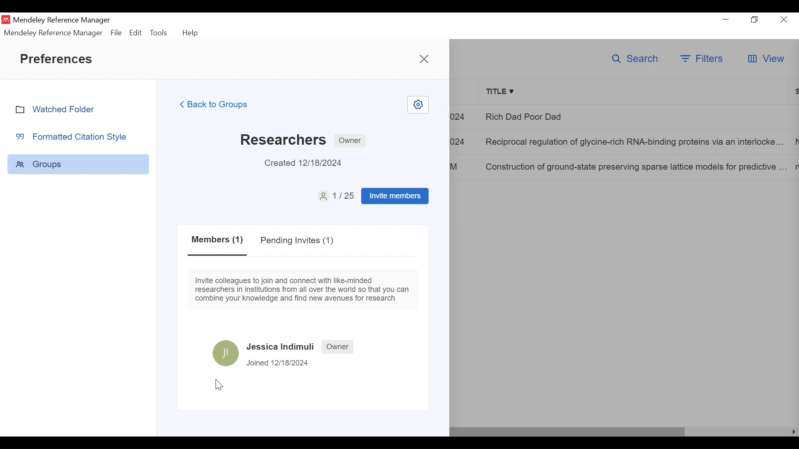 The height and width of the screenshot is (449, 799). Describe the element at coordinates (117, 33) in the screenshot. I see `File` at that location.